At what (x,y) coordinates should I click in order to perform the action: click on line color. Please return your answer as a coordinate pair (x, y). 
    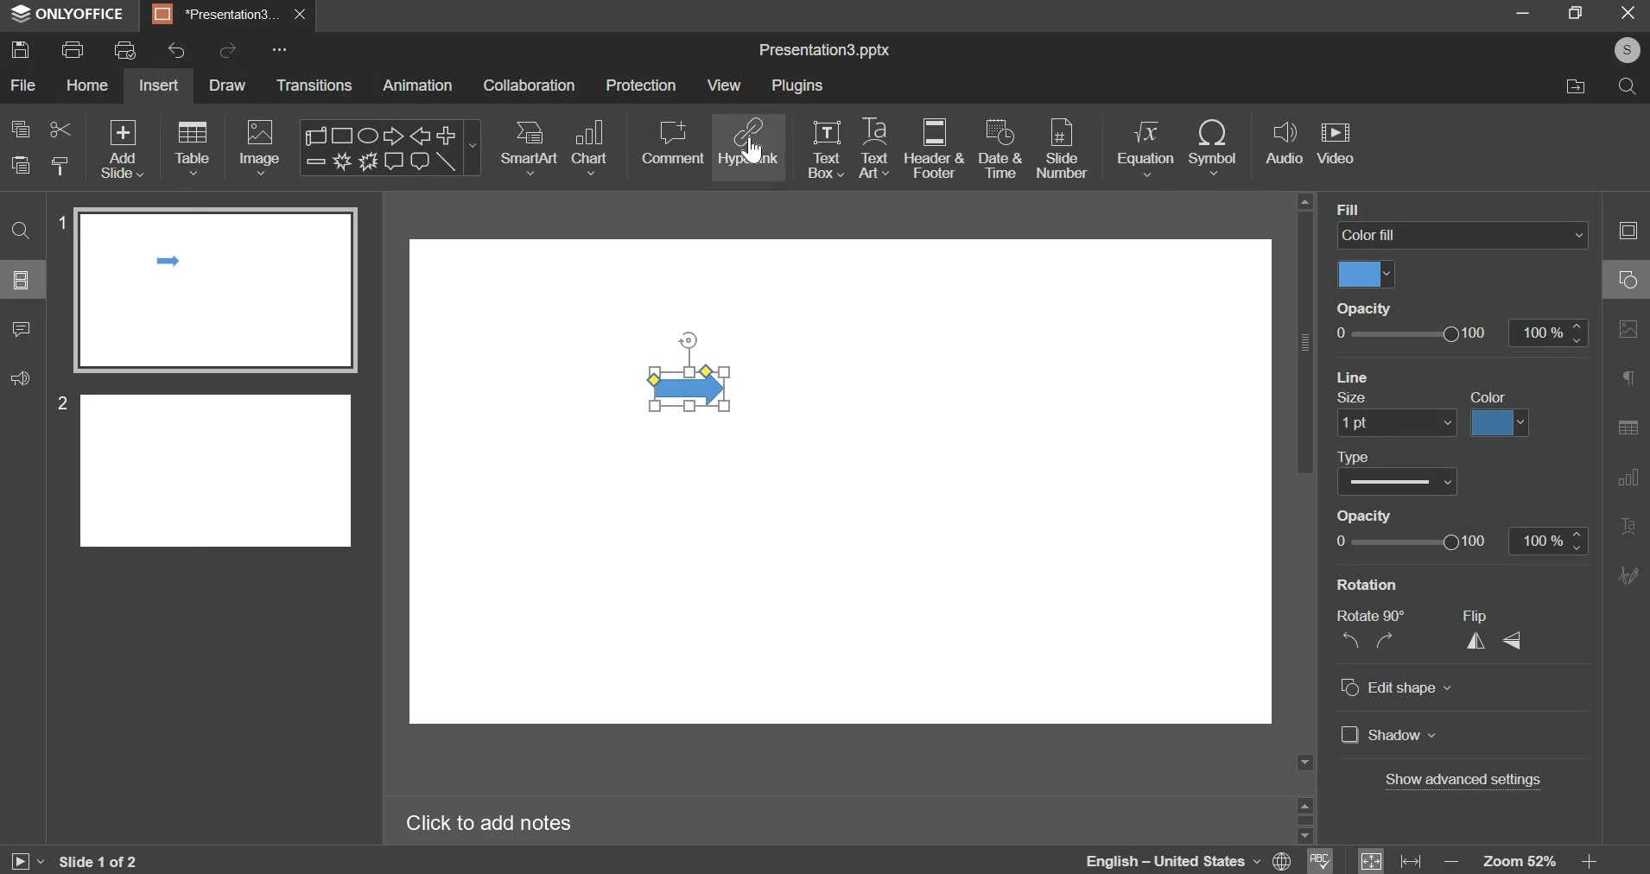
    Looking at the image, I should click on (1500, 424).